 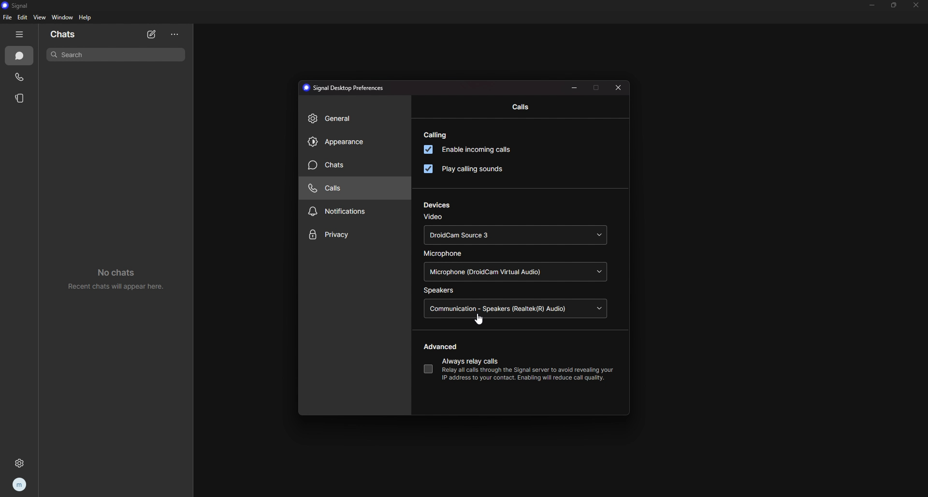 I want to click on microphone source, so click(x=517, y=271).